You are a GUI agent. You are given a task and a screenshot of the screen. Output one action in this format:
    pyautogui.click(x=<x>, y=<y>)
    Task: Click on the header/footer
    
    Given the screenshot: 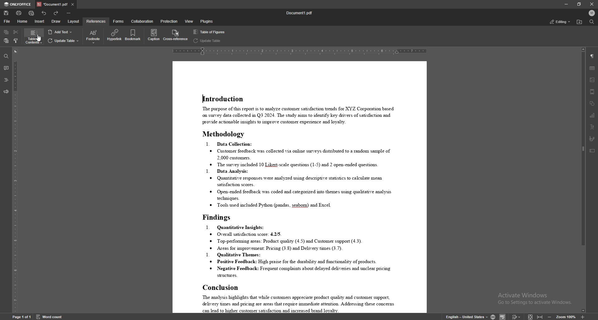 What is the action you would take?
    pyautogui.click(x=593, y=92)
    